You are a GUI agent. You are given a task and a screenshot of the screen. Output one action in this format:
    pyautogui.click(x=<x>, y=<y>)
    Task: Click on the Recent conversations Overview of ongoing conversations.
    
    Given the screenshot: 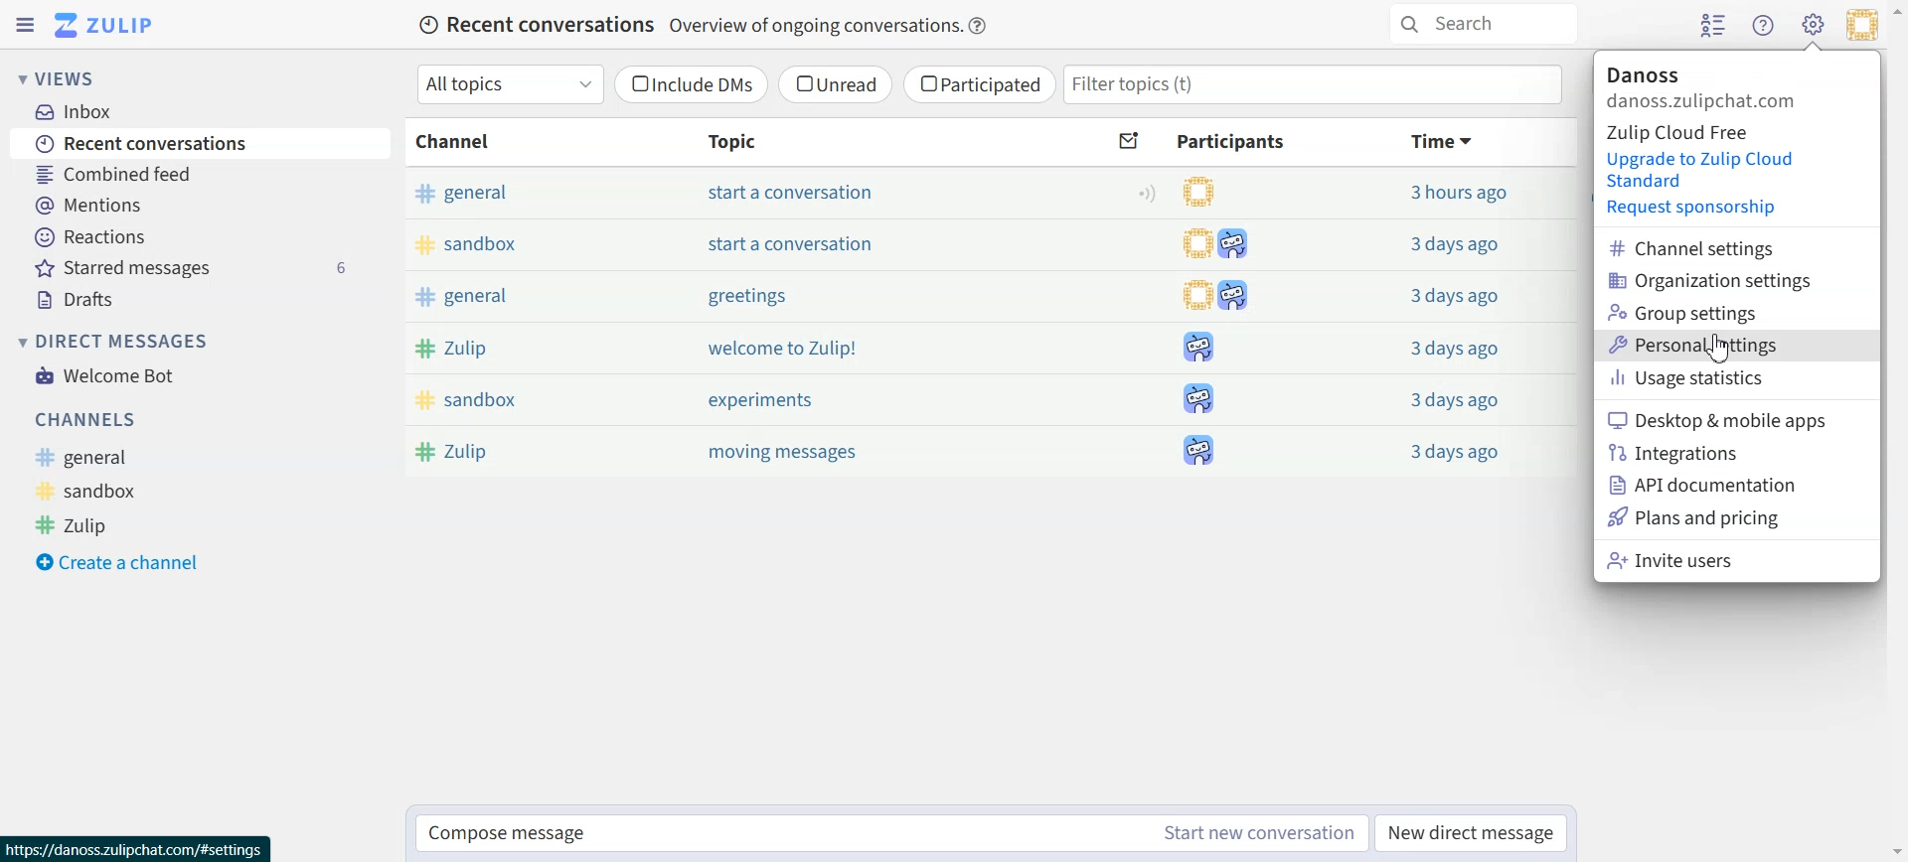 What is the action you would take?
    pyautogui.click(x=689, y=26)
    